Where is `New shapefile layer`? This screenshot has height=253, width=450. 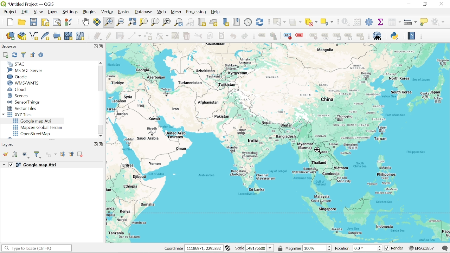
New shapefile layer is located at coordinates (33, 37).